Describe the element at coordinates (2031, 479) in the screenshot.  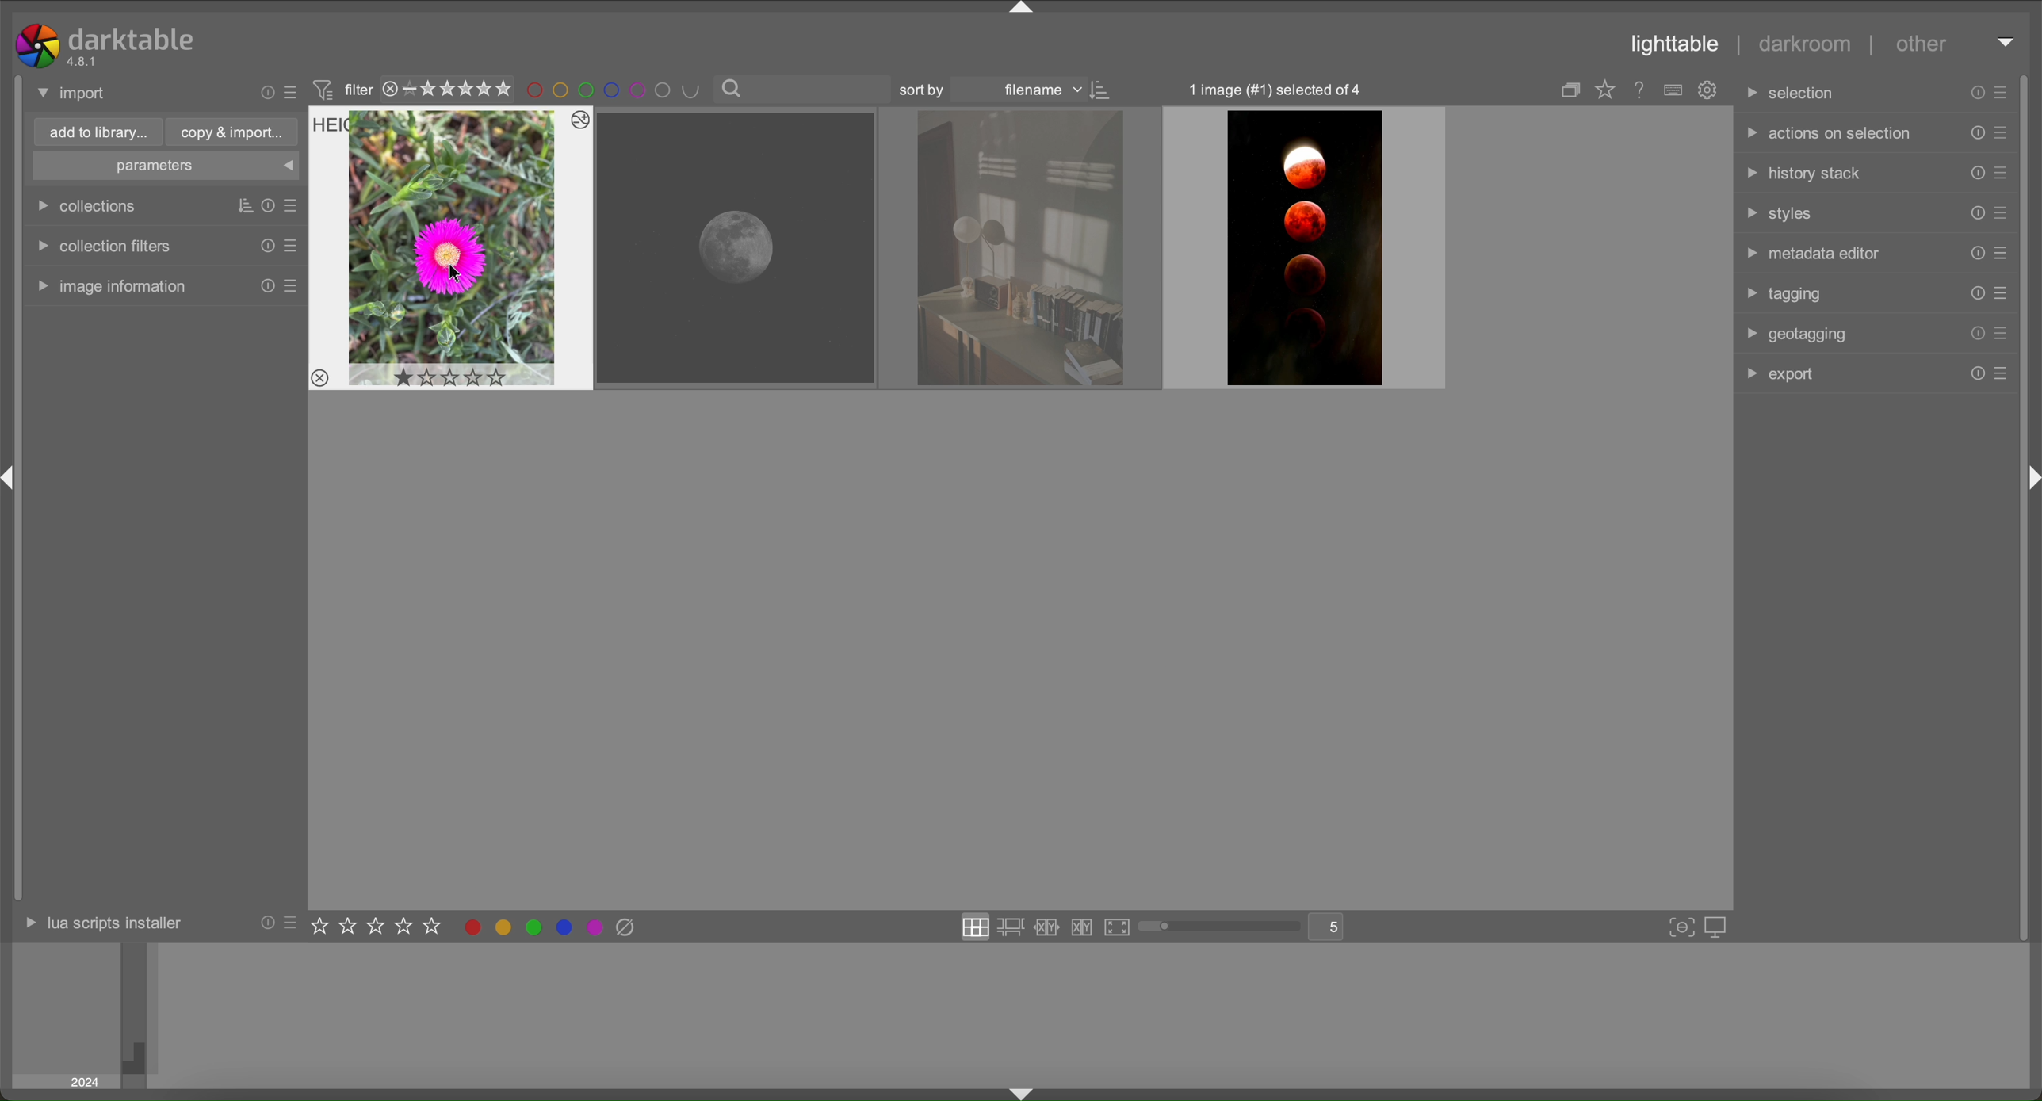
I see `arrow` at that location.